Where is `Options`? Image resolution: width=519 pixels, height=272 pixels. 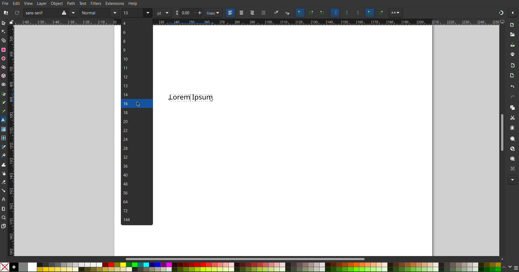
Options is located at coordinates (513, 13).